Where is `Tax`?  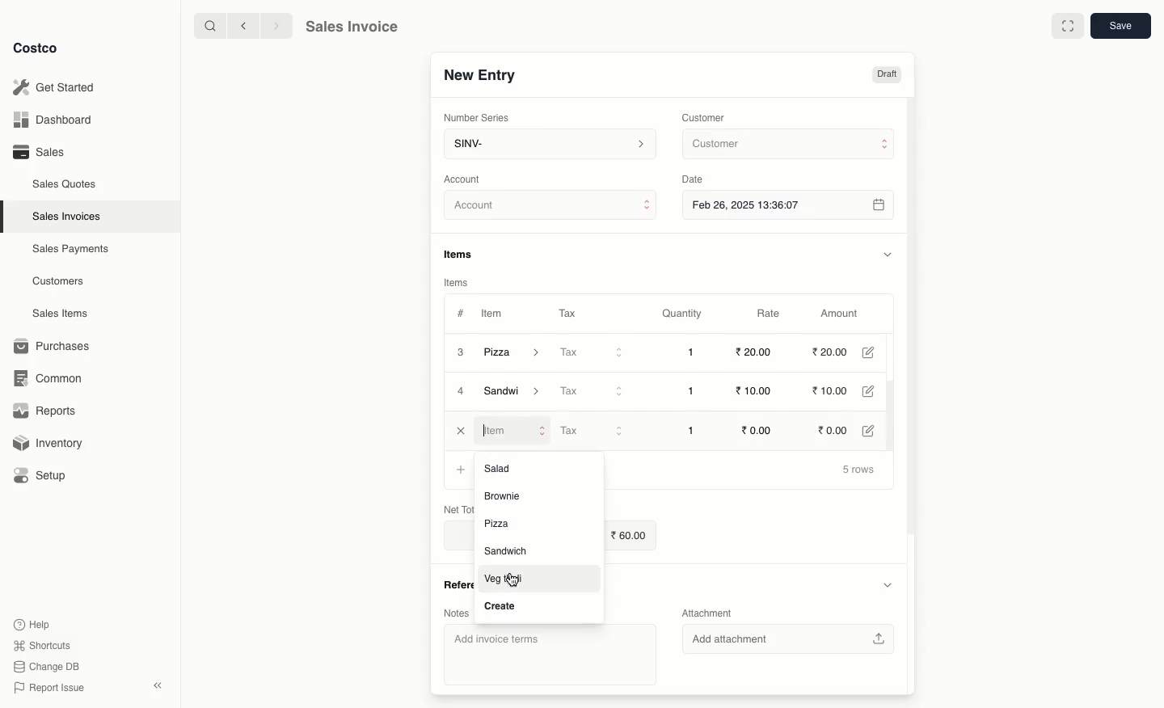
Tax is located at coordinates (595, 431).